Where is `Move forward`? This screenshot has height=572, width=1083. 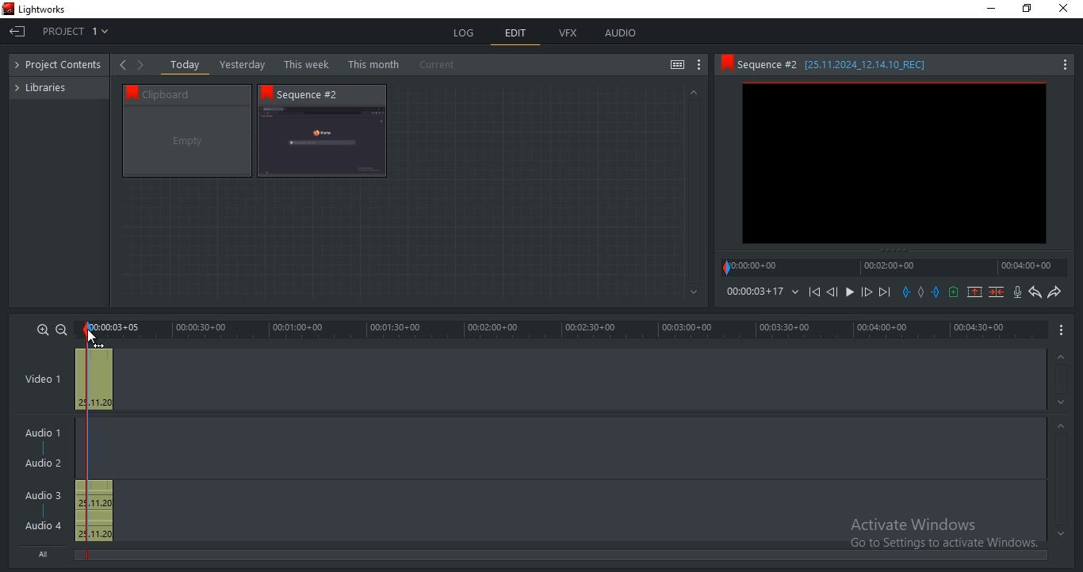
Move forward is located at coordinates (884, 292).